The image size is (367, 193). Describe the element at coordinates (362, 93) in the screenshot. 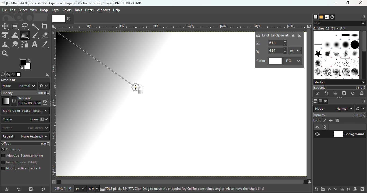

I see `Open brush as image` at that location.